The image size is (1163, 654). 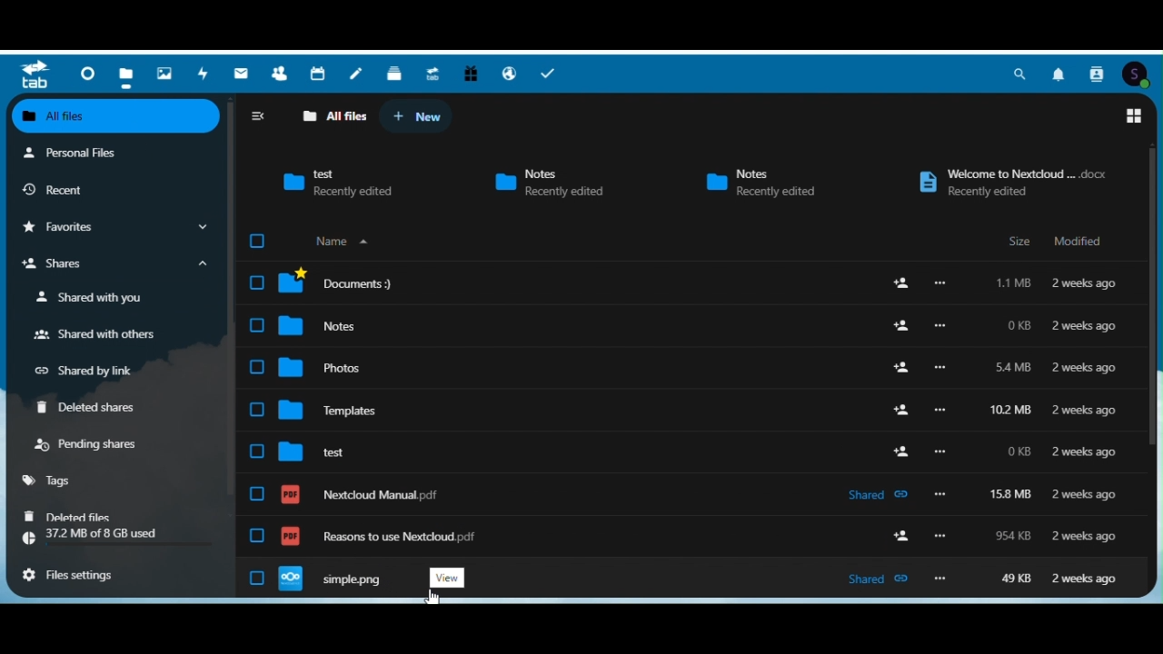 What do you see at coordinates (91, 367) in the screenshot?
I see `Shared by Link` at bounding box center [91, 367].